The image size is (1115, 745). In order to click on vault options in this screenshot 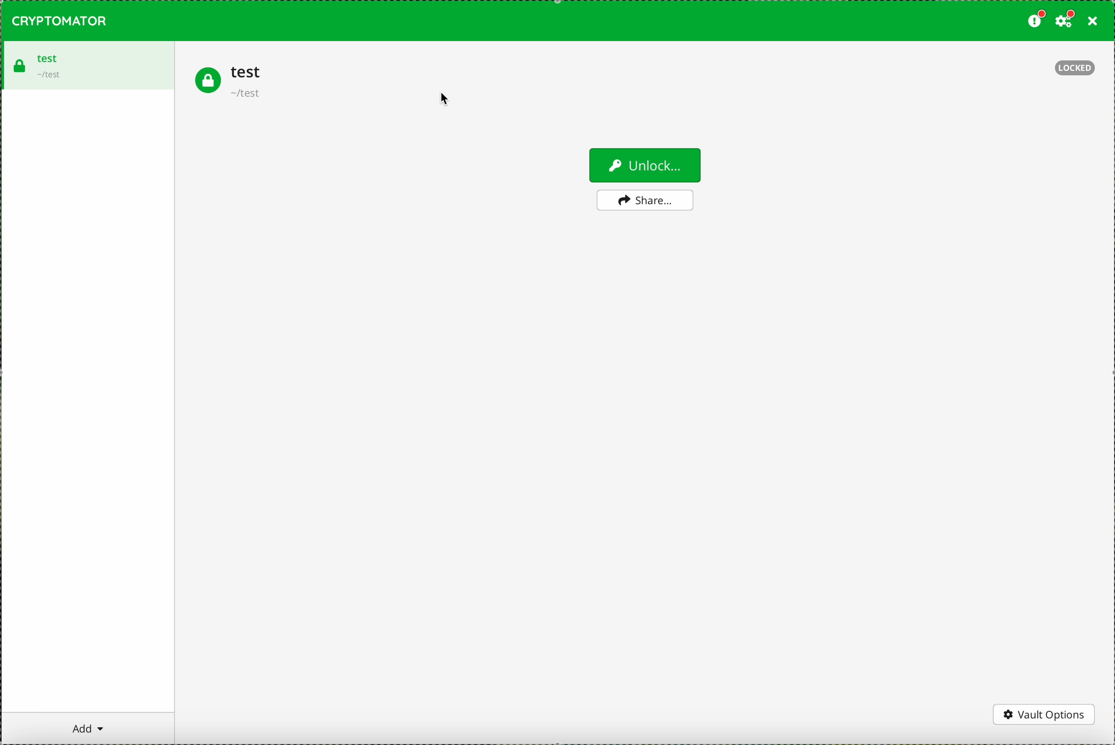, I will do `click(1045, 714)`.